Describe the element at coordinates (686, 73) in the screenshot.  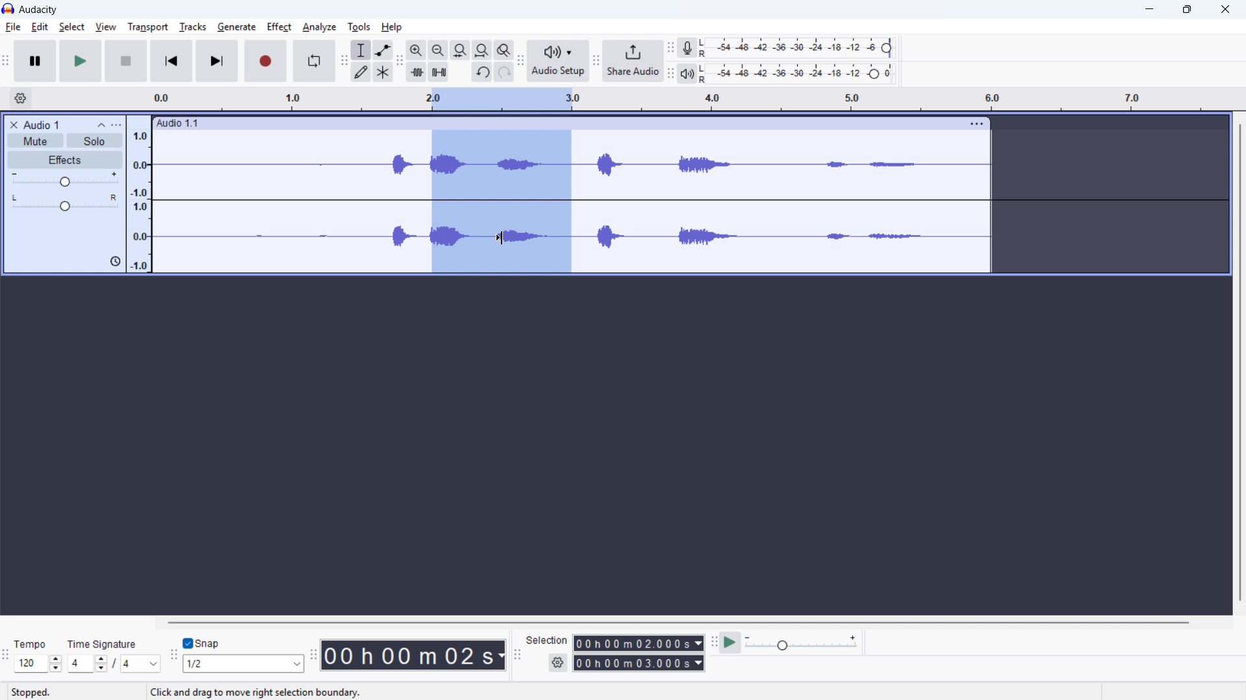
I see `playback metre` at that location.